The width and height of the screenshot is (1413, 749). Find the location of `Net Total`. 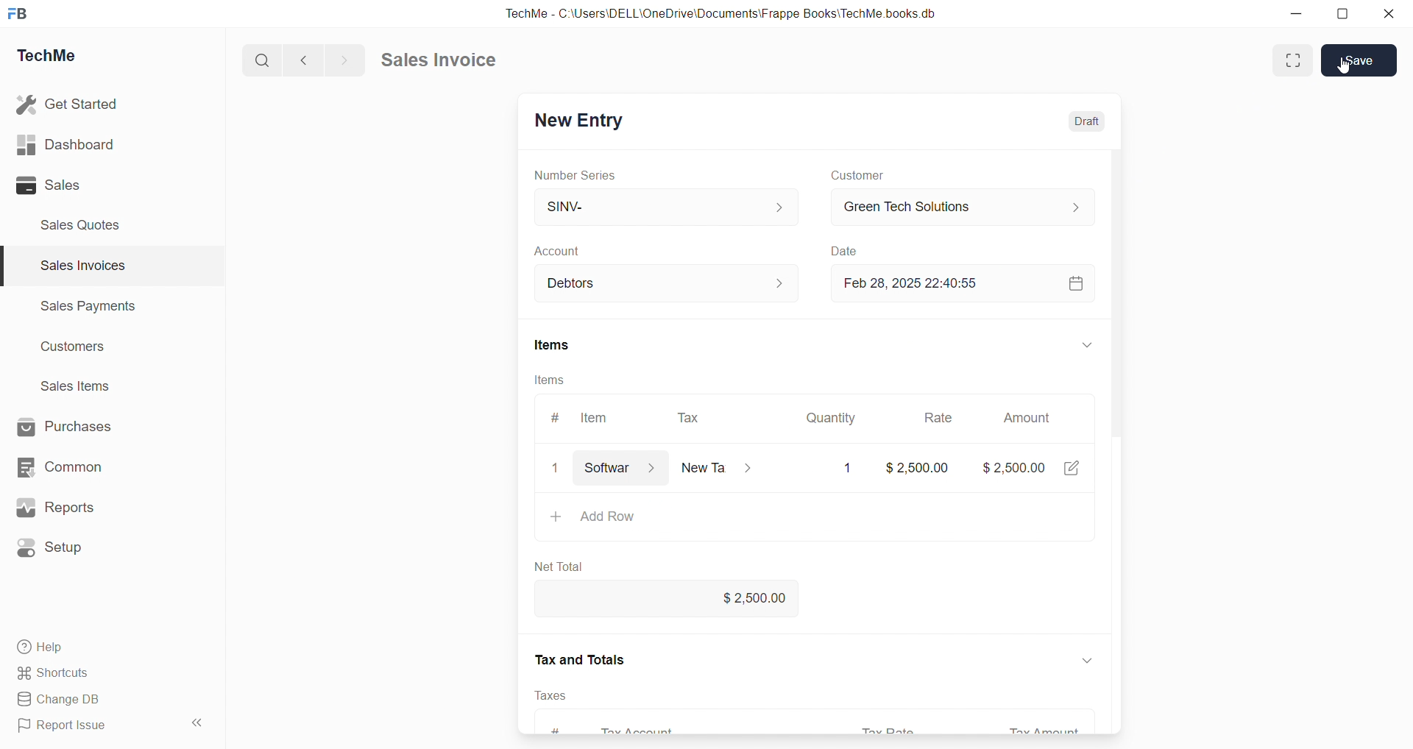

Net Total is located at coordinates (556, 567).